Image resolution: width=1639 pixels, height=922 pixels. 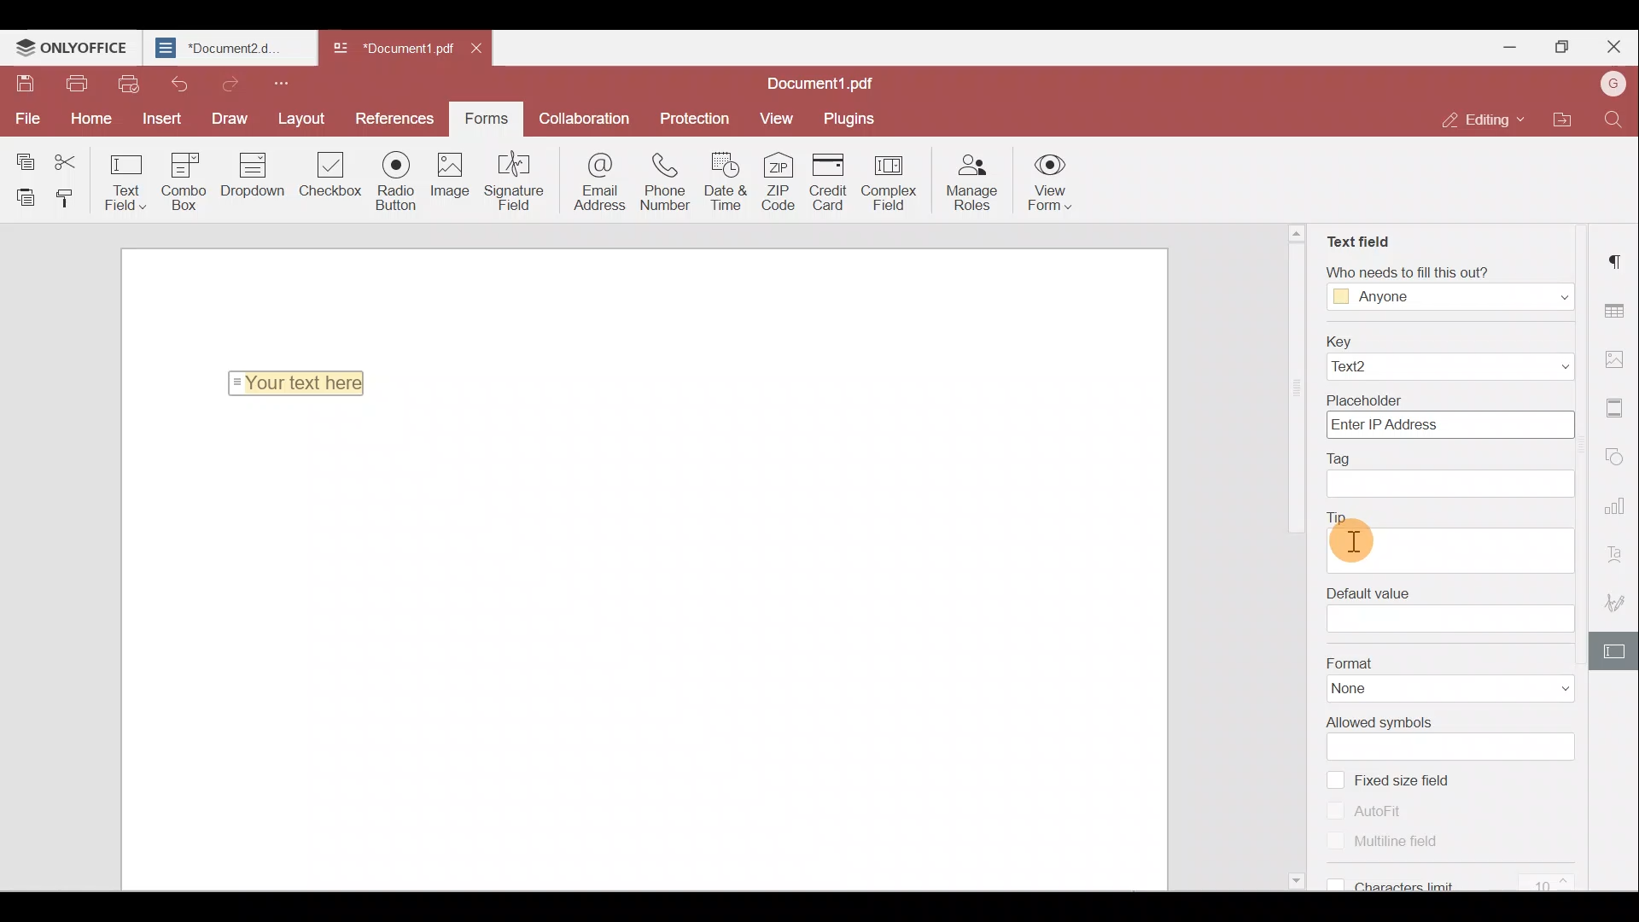 What do you see at coordinates (590, 117) in the screenshot?
I see `Collaboration` at bounding box center [590, 117].